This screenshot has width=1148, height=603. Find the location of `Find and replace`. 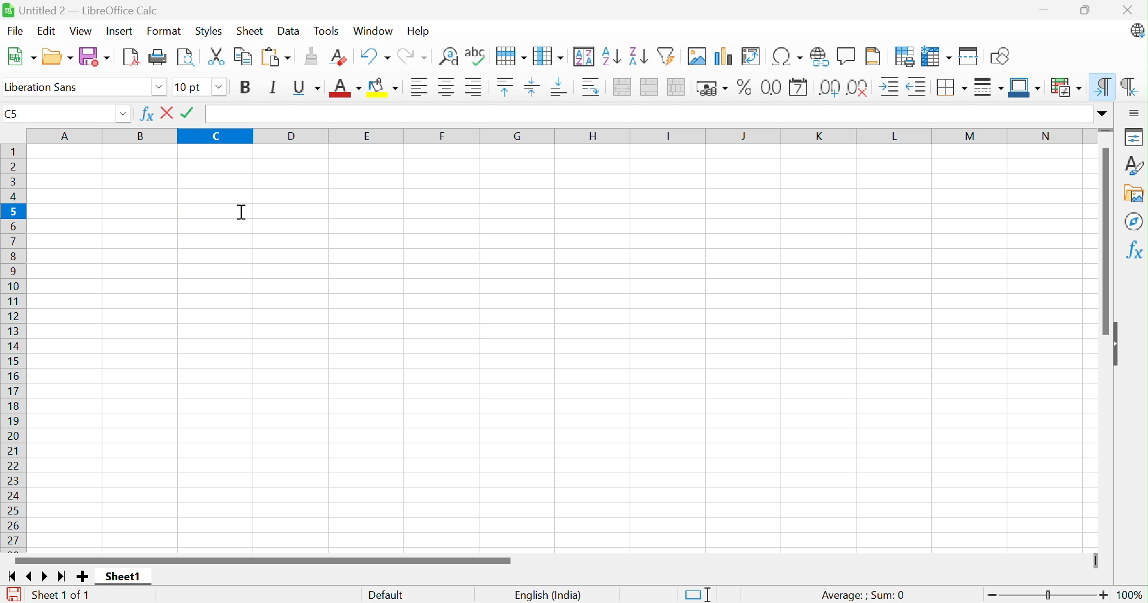

Find and replace is located at coordinates (476, 56).